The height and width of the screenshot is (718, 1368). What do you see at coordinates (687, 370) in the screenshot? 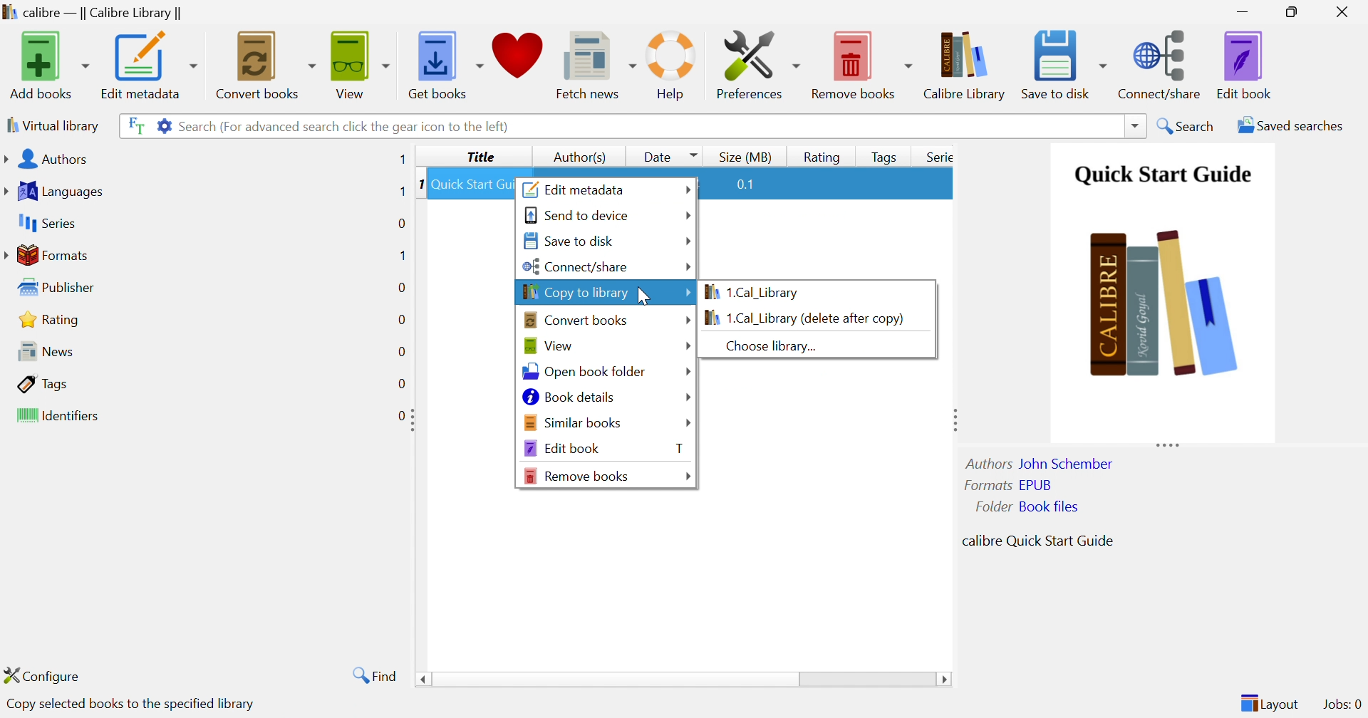
I see `Drop Down` at bounding box center [687, 370].